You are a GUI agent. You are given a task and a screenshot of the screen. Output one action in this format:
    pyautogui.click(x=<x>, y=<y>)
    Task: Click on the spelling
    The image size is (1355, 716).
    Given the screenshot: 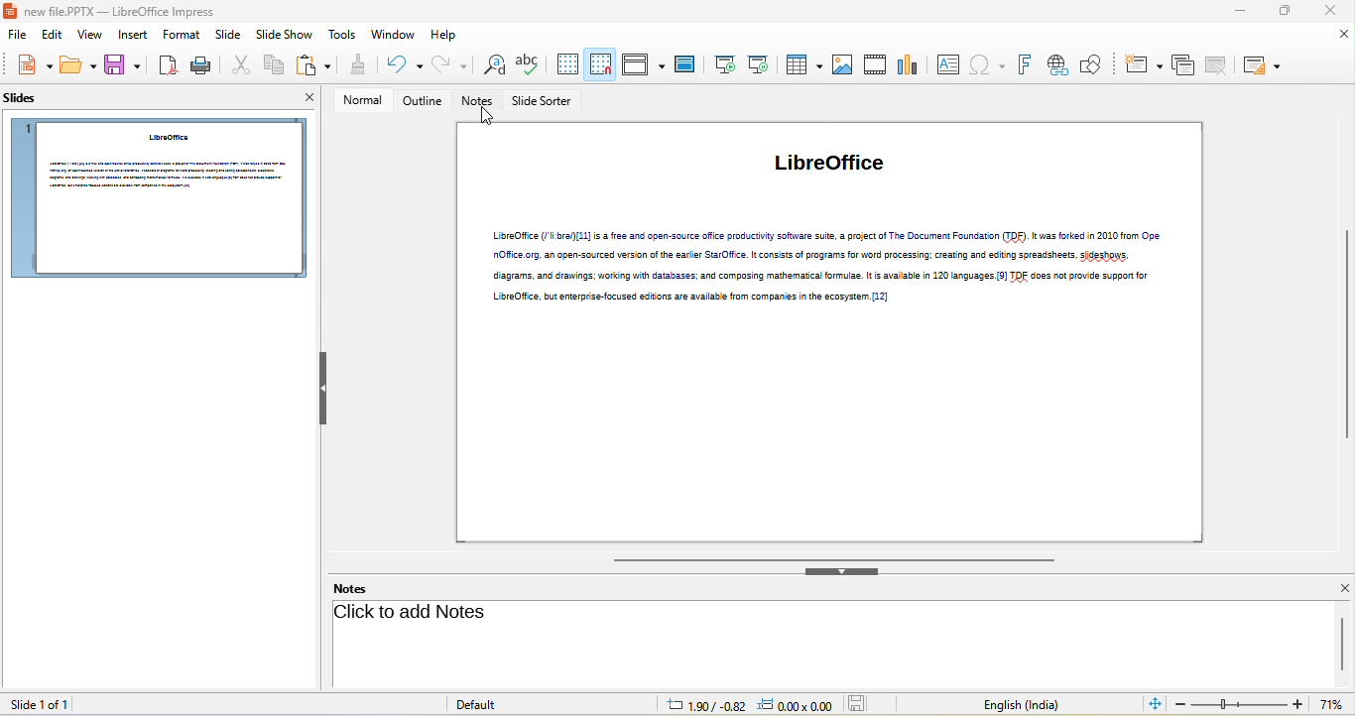 What is the action you would take?
    pyautogui.click(x=528, y=65)
    